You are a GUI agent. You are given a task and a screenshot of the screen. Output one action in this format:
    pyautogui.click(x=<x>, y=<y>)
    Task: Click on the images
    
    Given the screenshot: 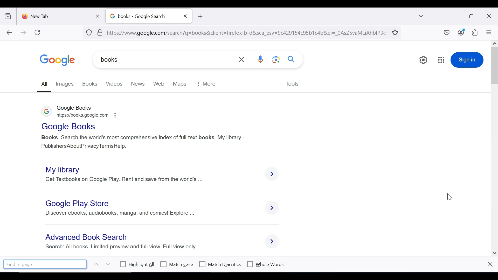 What is the action you would take?
    pyautogui.click(x=66, y=83)
    